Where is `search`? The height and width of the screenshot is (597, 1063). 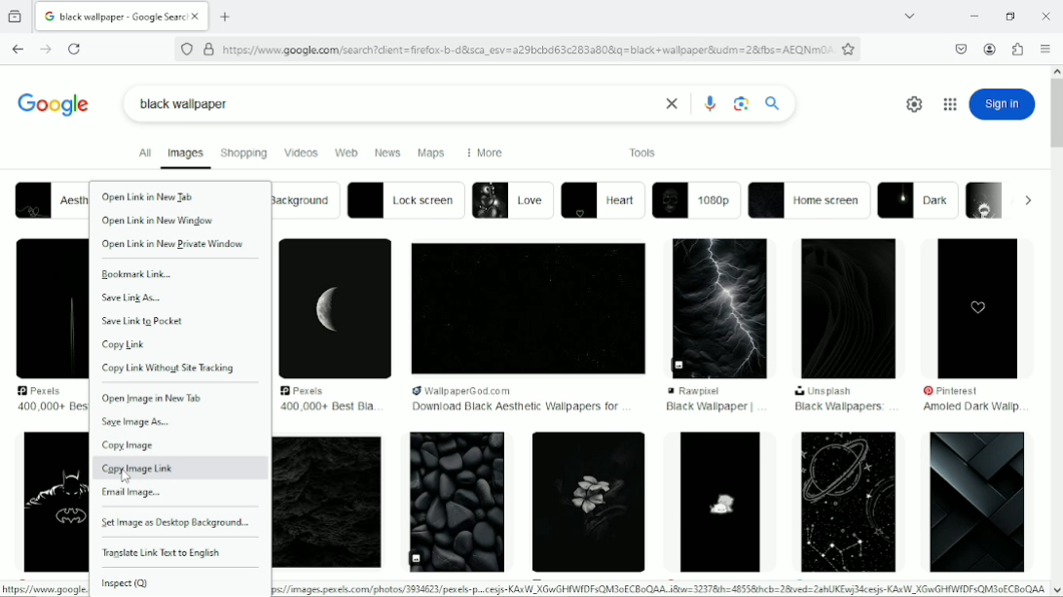
search is located at coordinates (773, 102).